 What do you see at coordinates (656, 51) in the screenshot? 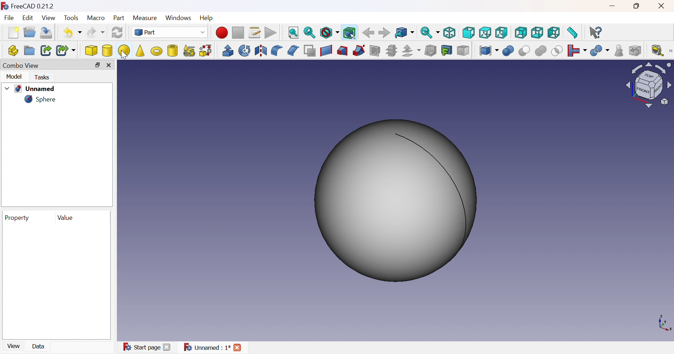
I see `Measure liner` at bounding box center [656, 51].